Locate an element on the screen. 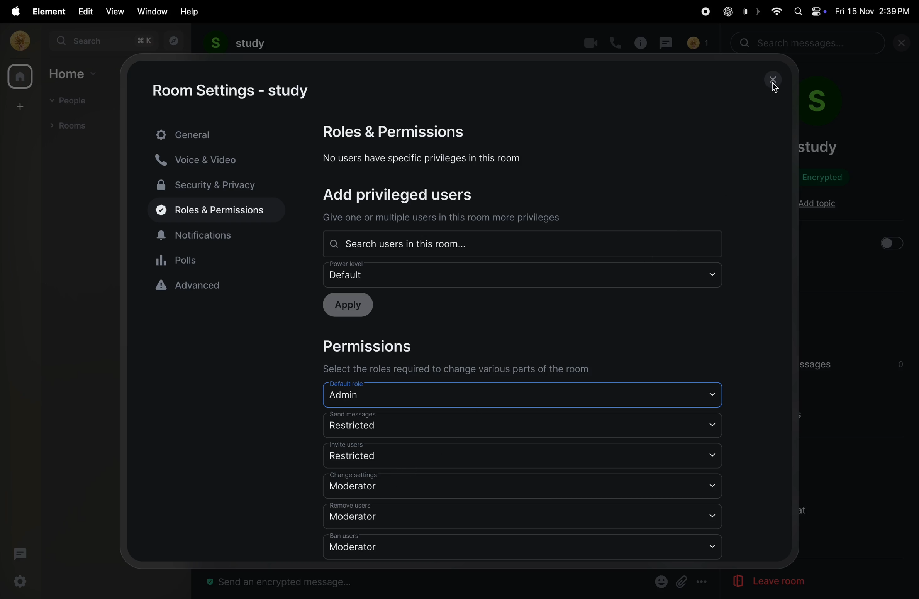 This screenshot has height=599, width=919. emoji is located at coordinates (660, 581).